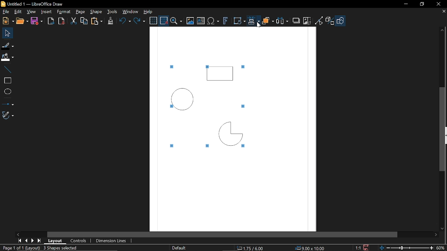 The height and width of the screenshot is (251, 447). I want to click on 1:1 (Scaling factor), so click(358, 248).